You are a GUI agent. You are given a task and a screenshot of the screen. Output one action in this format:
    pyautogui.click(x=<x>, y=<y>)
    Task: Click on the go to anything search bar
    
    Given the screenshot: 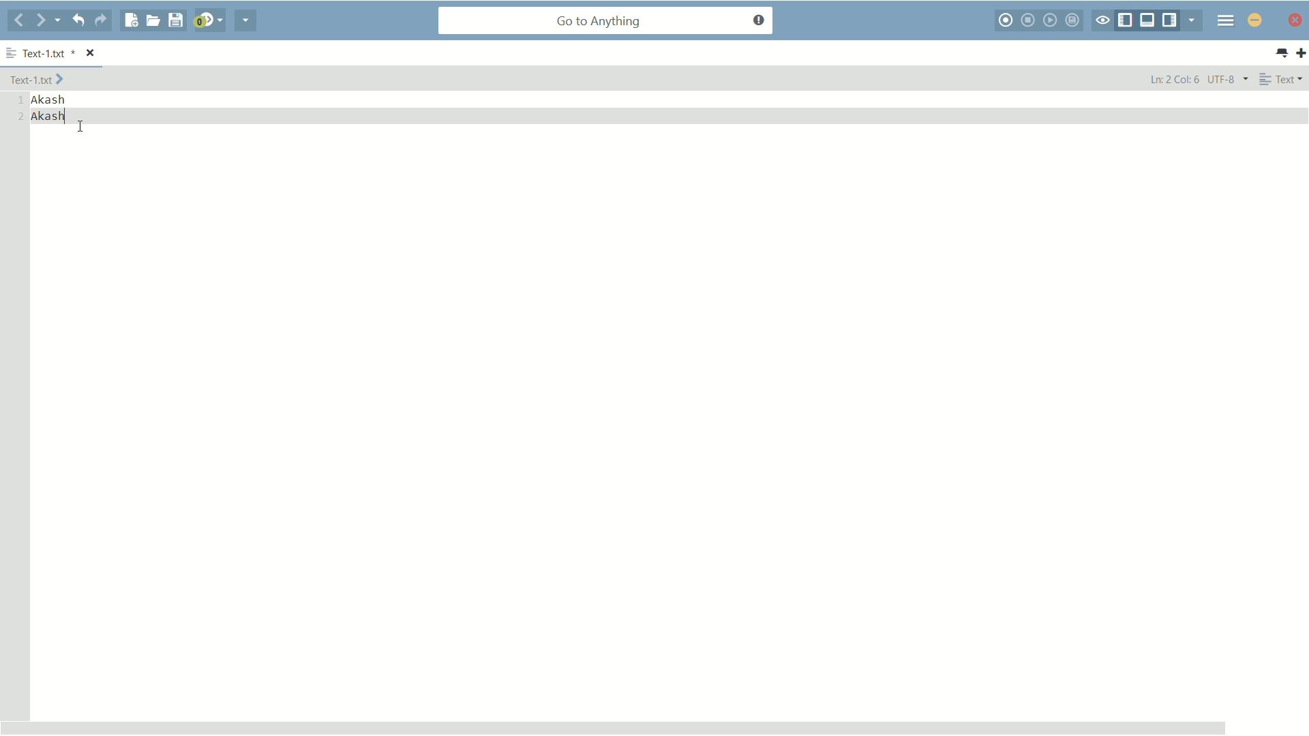 What is the action you would take?
    pyautogui.click(x=606, y=22)
    